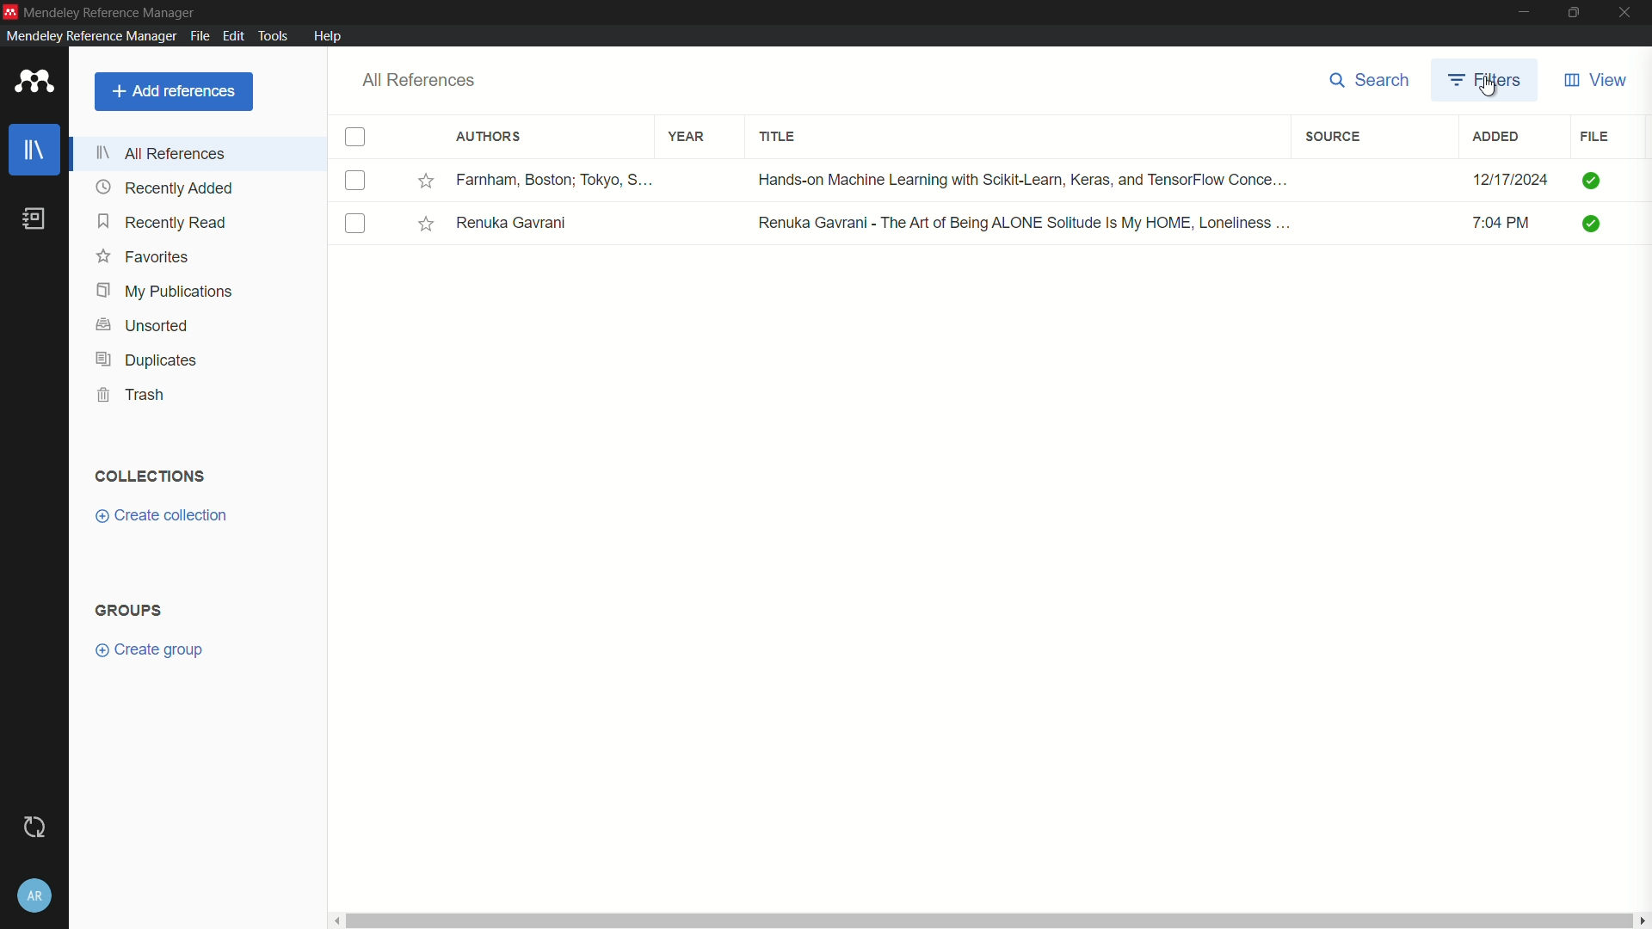 The image size is (1652, 929). What do you see at coordinates (1495, 137) in the screenshot?
I see `added` at bounding box center [1495, 137].